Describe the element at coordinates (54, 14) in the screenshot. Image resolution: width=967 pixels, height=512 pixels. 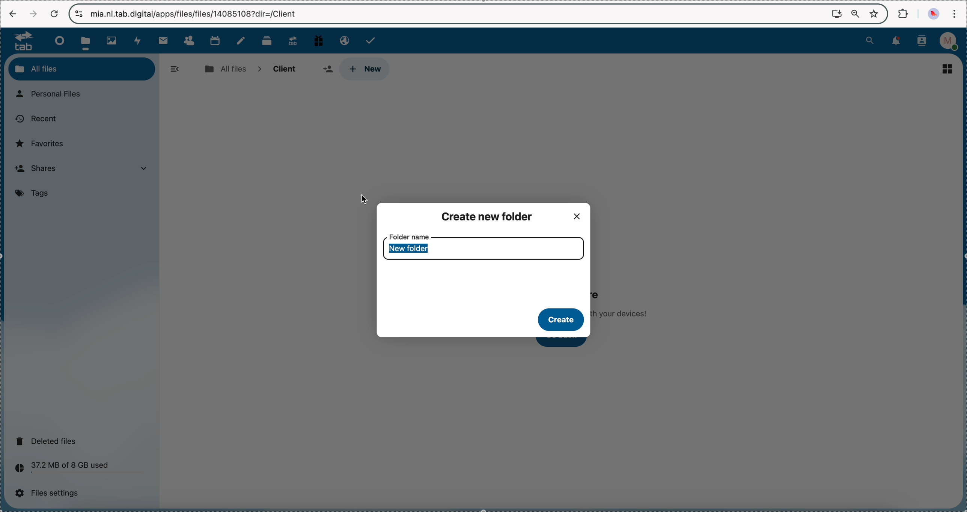
I see `cancel` at that location.